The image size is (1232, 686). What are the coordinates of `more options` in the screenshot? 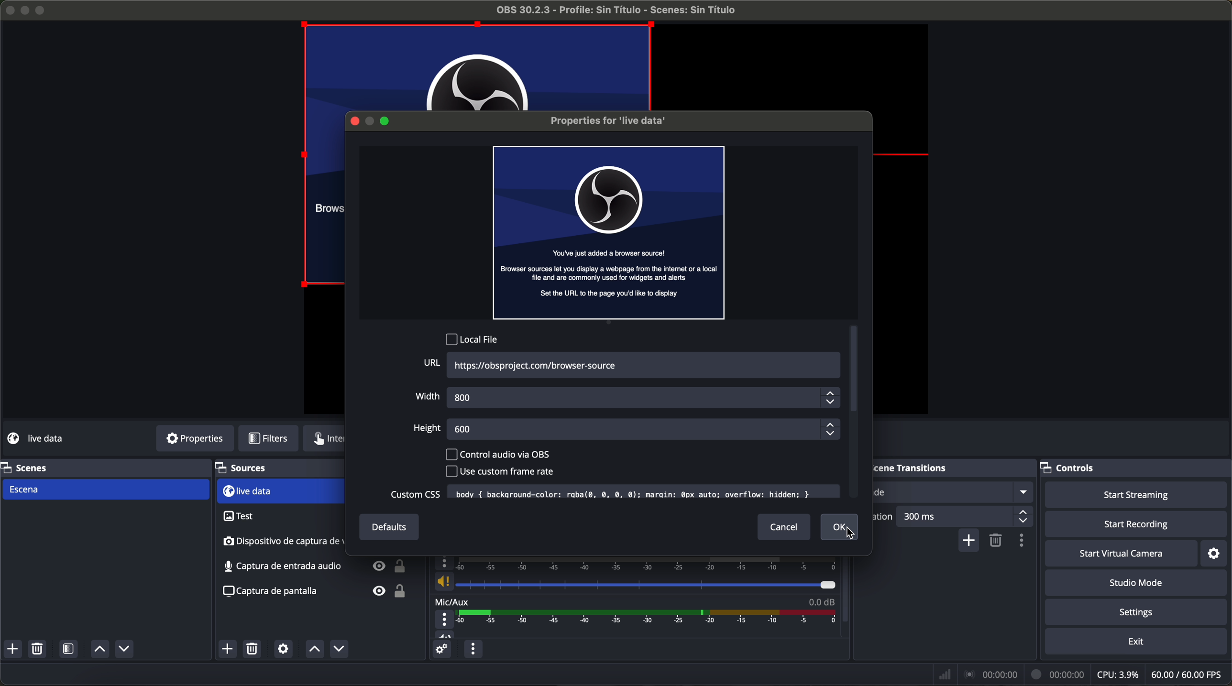 It's located at (443, 561).